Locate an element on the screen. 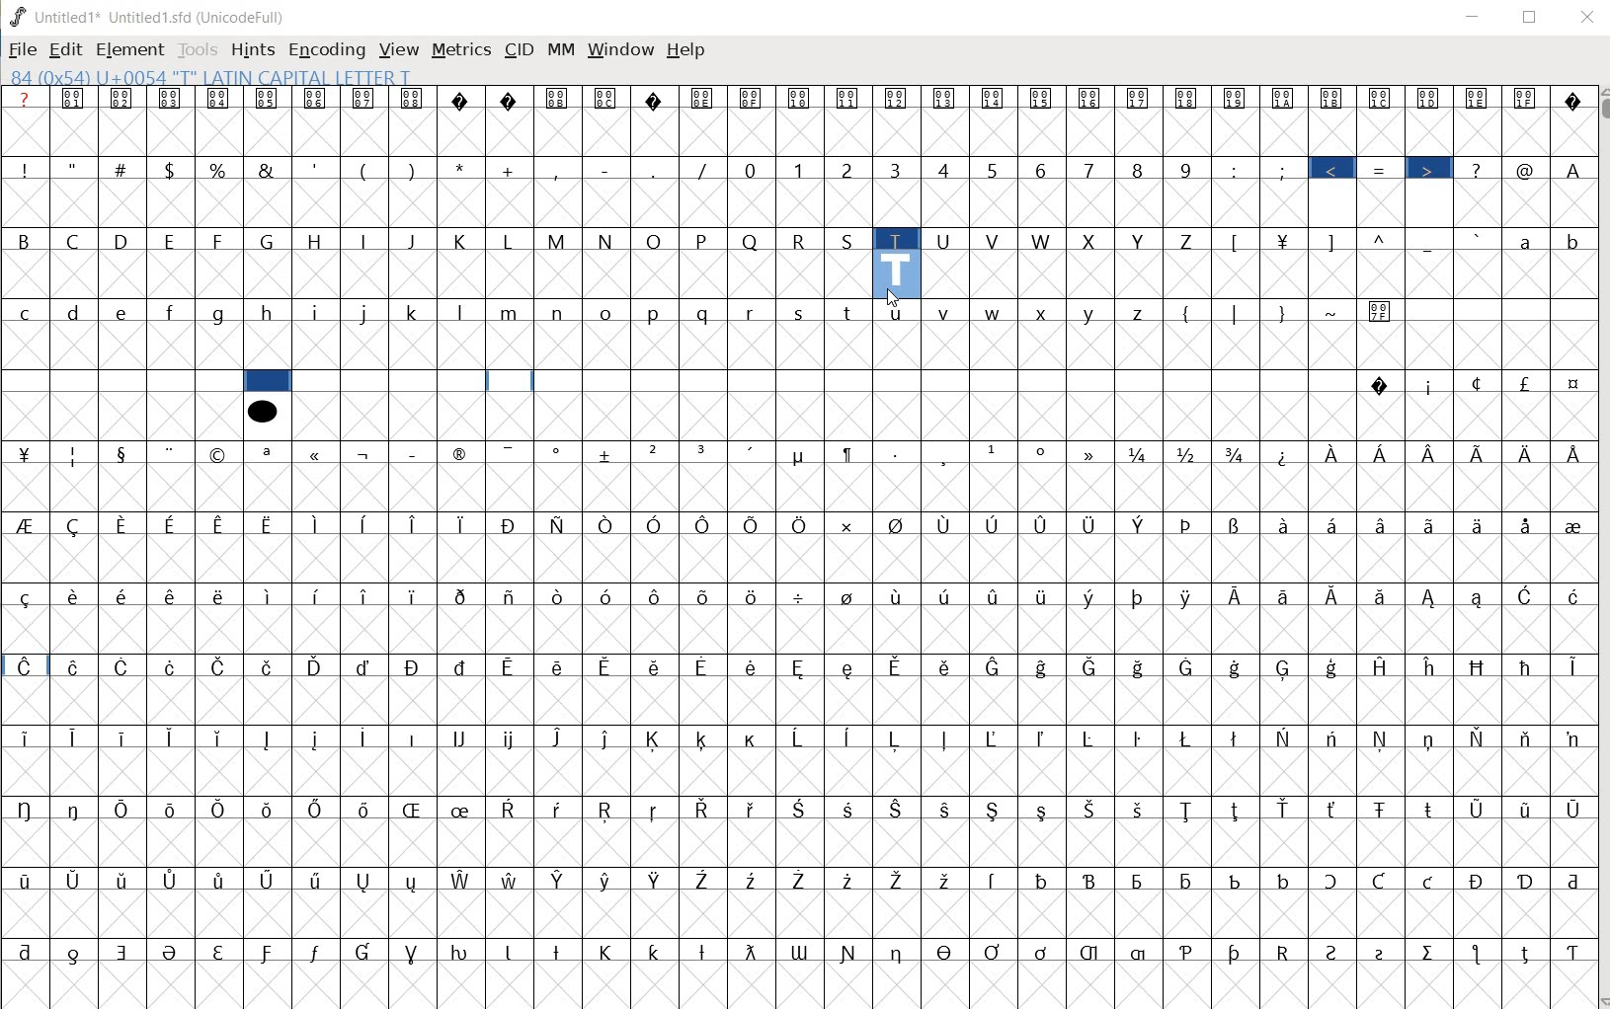  Symbol is located at coordinates (995, 452).